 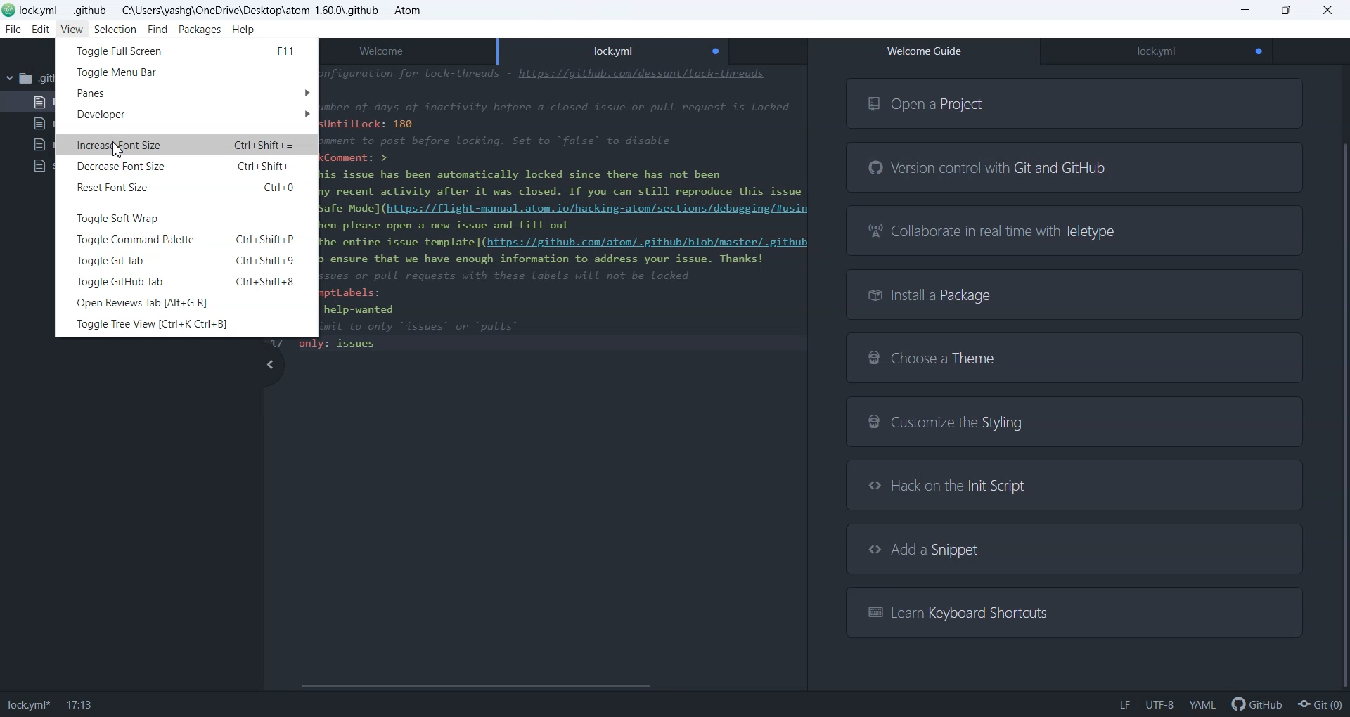 I want to click on Reset font size, so click(x=186, y=188).